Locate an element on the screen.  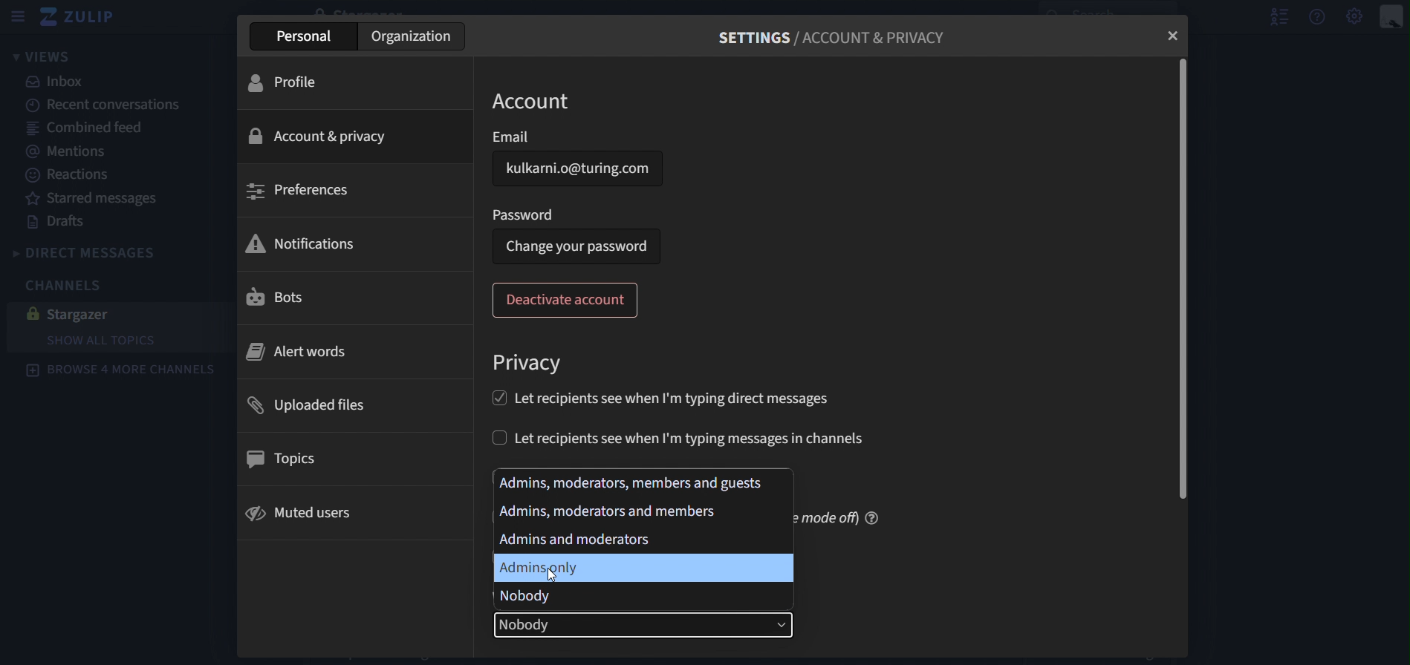
direct messages is located at coordinates (106, 252).